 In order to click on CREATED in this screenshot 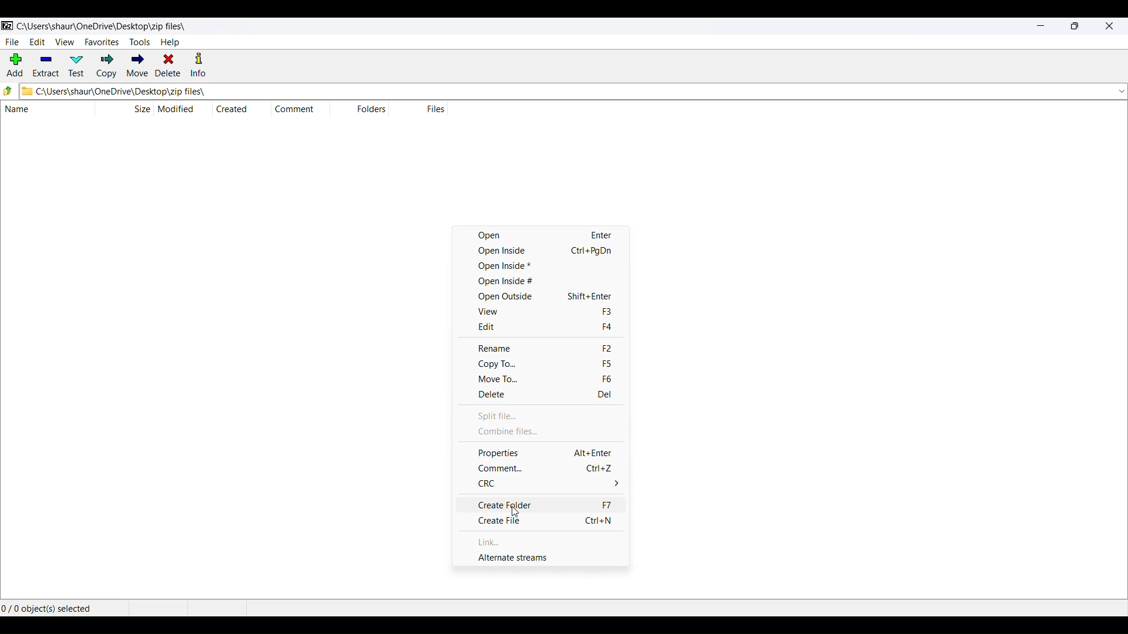, I will do `click(232, 109)`.